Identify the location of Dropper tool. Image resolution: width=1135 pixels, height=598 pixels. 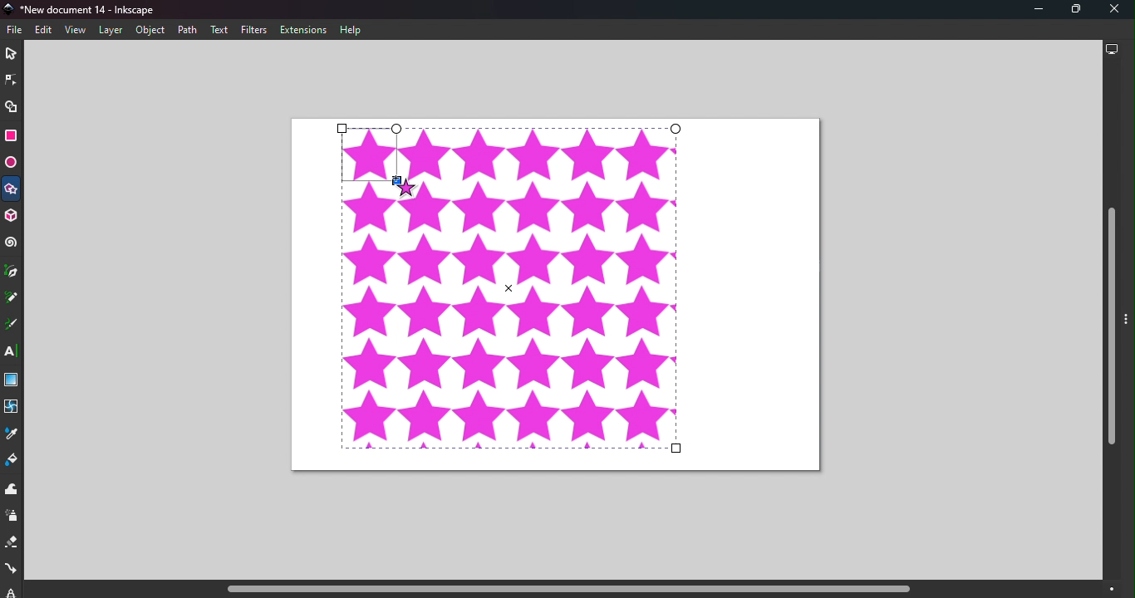
(10, 437).